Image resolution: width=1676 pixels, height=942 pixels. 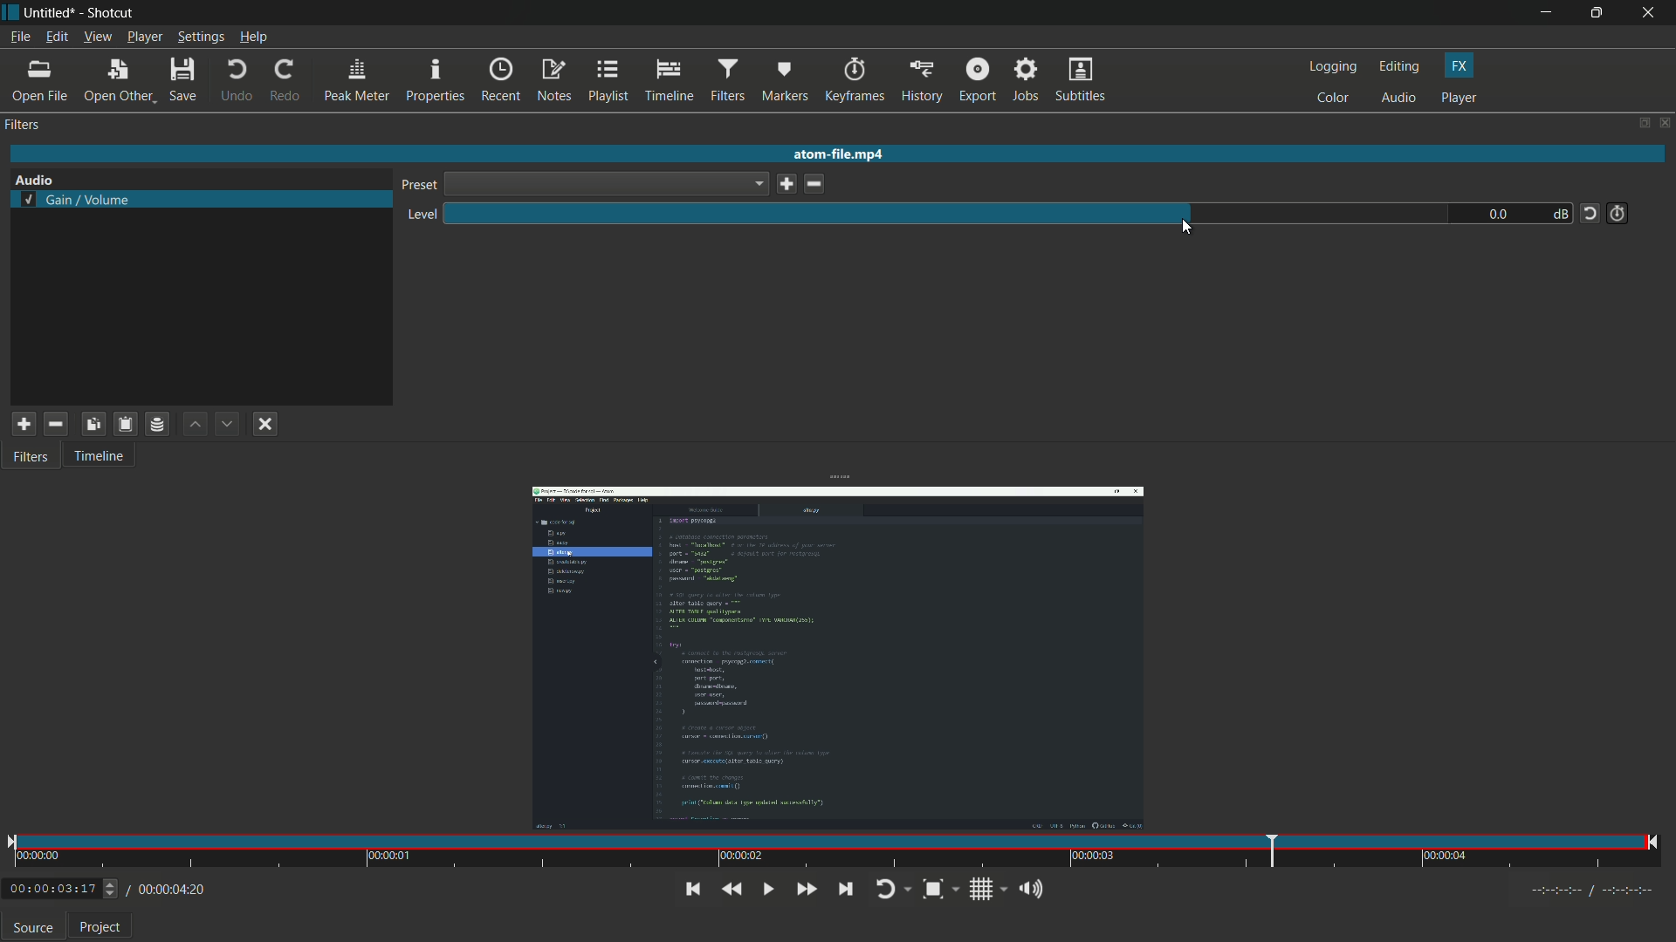 I want to click on subtitles, so click(x=1083, y=81).